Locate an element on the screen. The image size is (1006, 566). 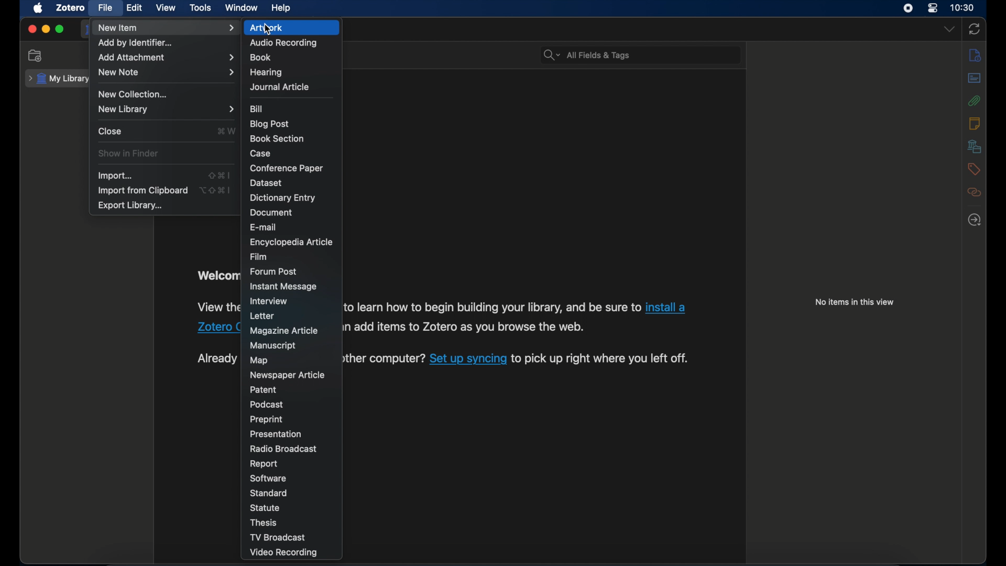
standard is located at coordinates (269, 493).